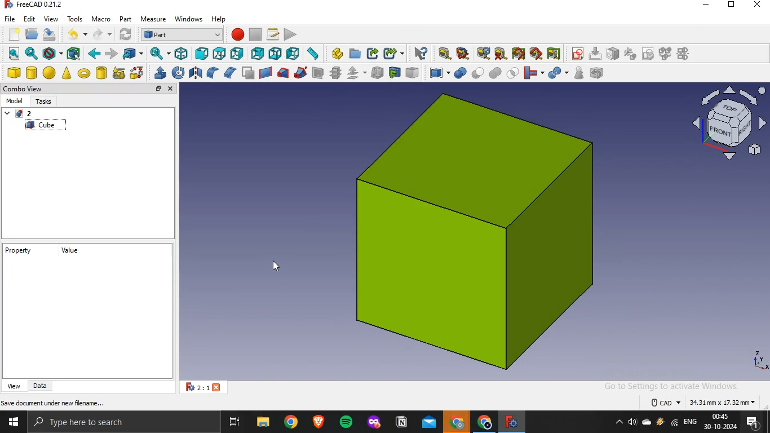 The height and width of the screenshot is (433, 770). What do you see at coordinates (756, 5) in the screenshot?
I see `close` at bounding box center [756, 5].